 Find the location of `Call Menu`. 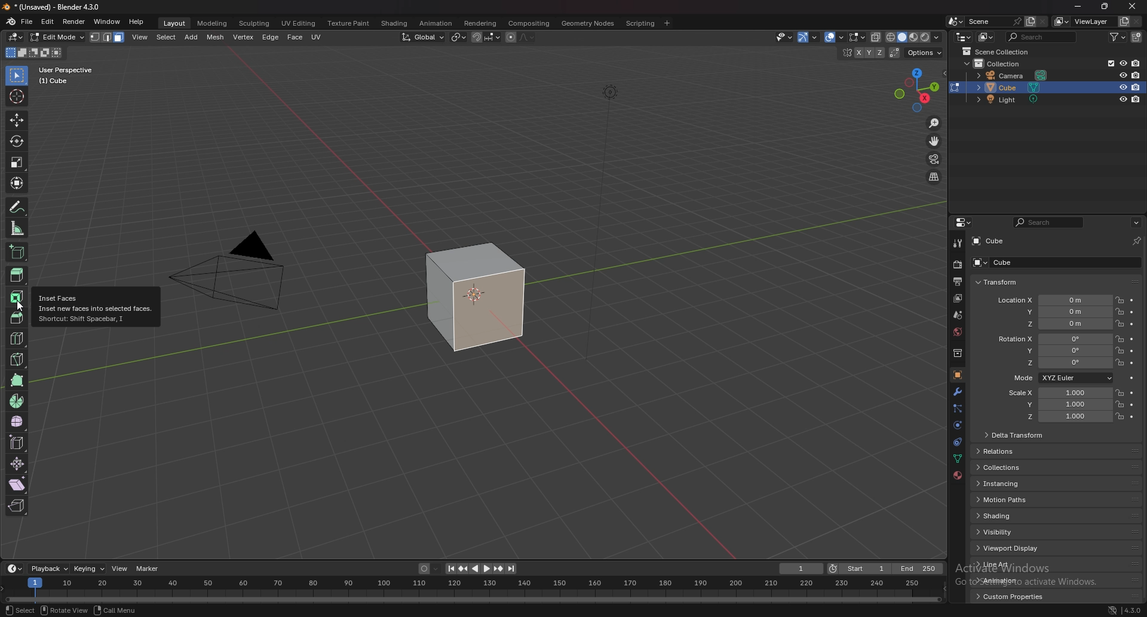

Call Menu is located at coordinates (115, 610).